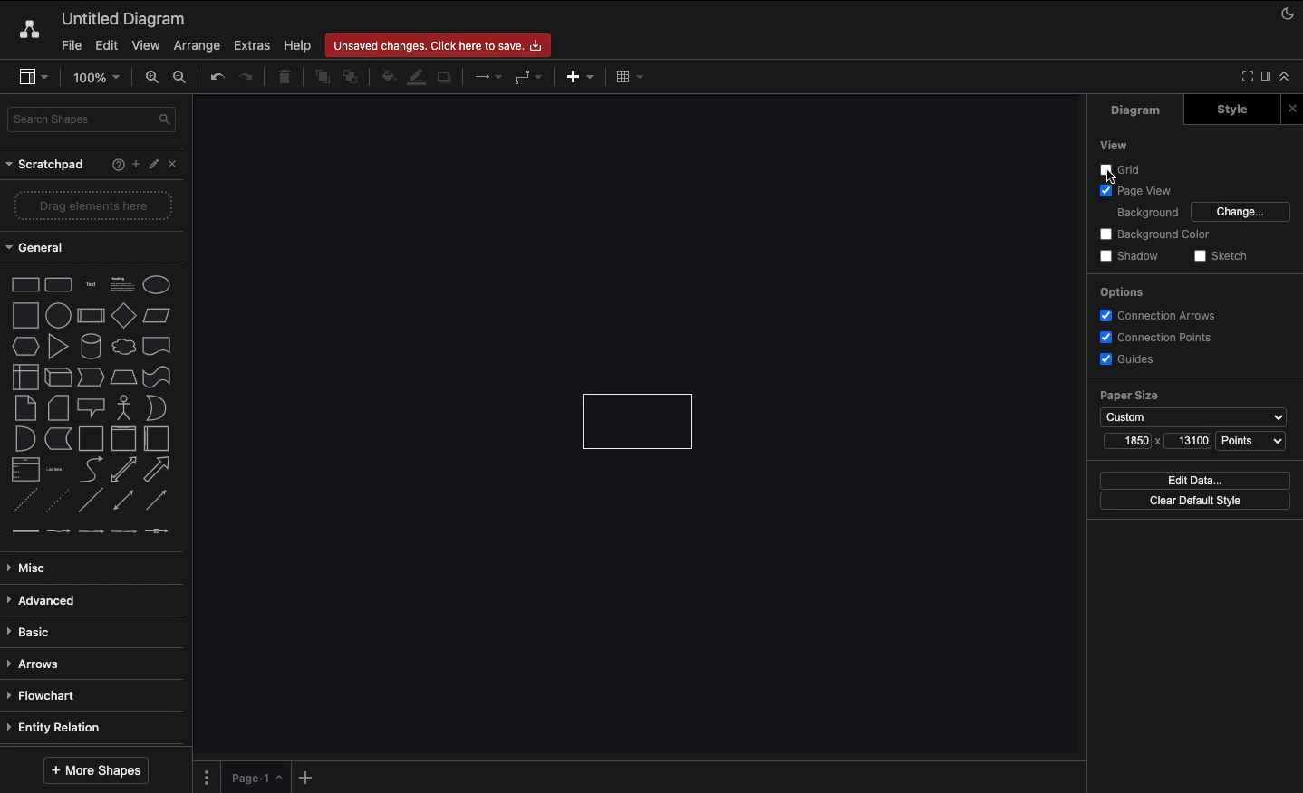 This screenshot has height=793, width=1303. What do you see at coordinates (1282, 14) in the screenshot?
I see `Night mode on` at bounding box center [1282, 14].